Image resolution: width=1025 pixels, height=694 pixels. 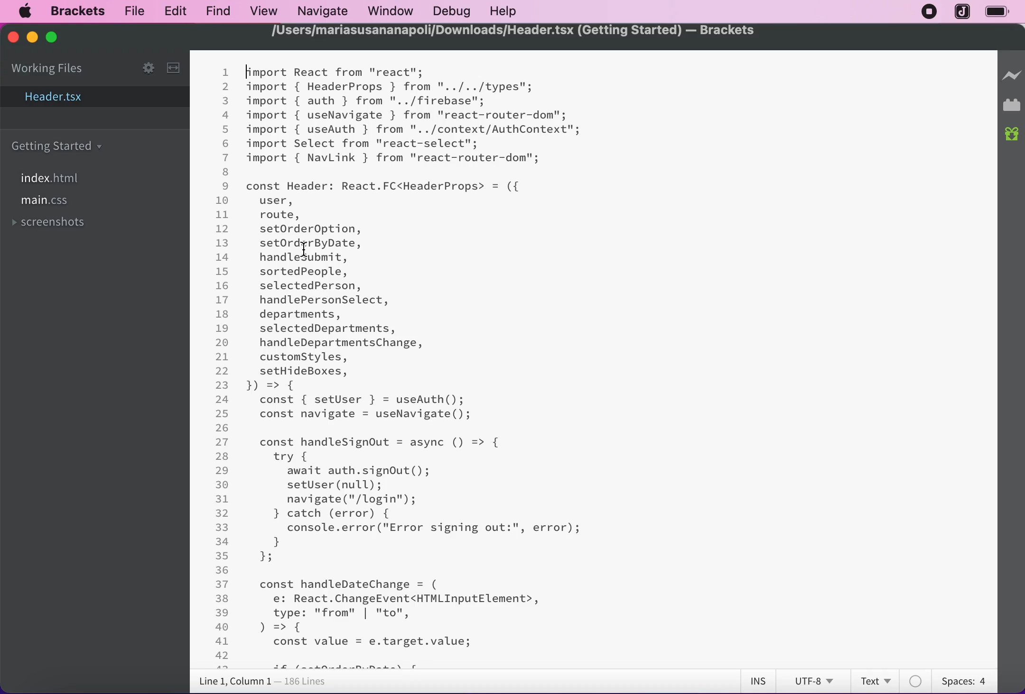 I want to click on utf-8, so click(x=814, y=681).